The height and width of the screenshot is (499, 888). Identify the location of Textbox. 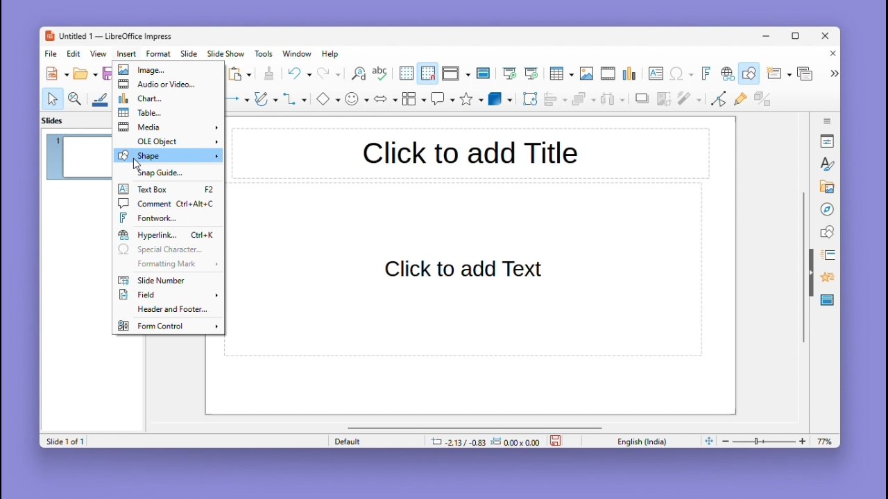
(168, 190).